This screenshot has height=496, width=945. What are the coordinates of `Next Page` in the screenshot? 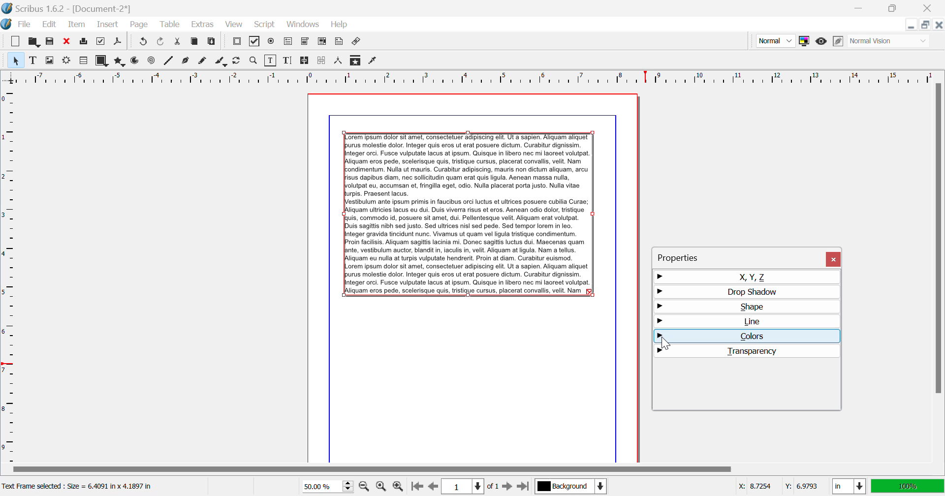 It's located at (507, 486).